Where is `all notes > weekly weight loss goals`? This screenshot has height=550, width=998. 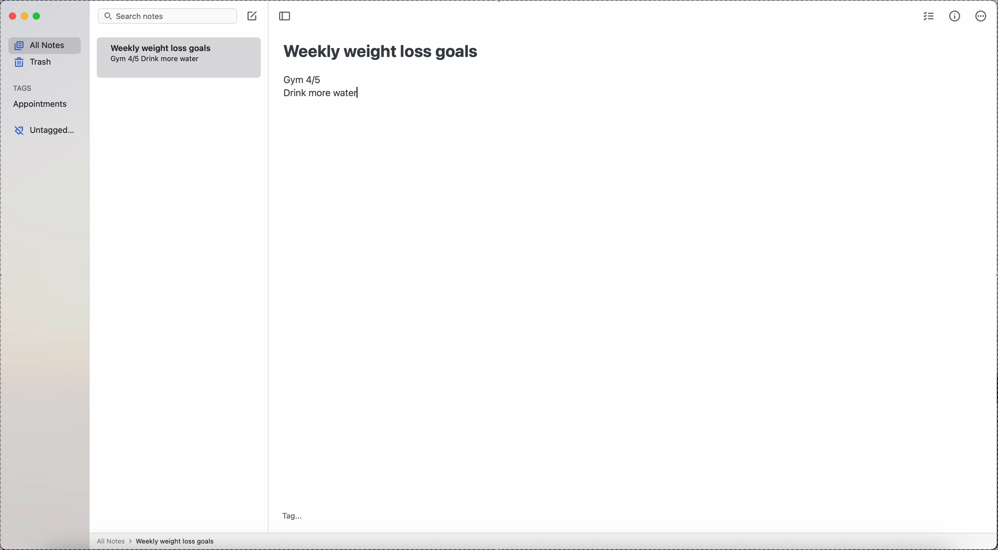
all notes > weekly weight loss goals is located at coordinates (159, 541).